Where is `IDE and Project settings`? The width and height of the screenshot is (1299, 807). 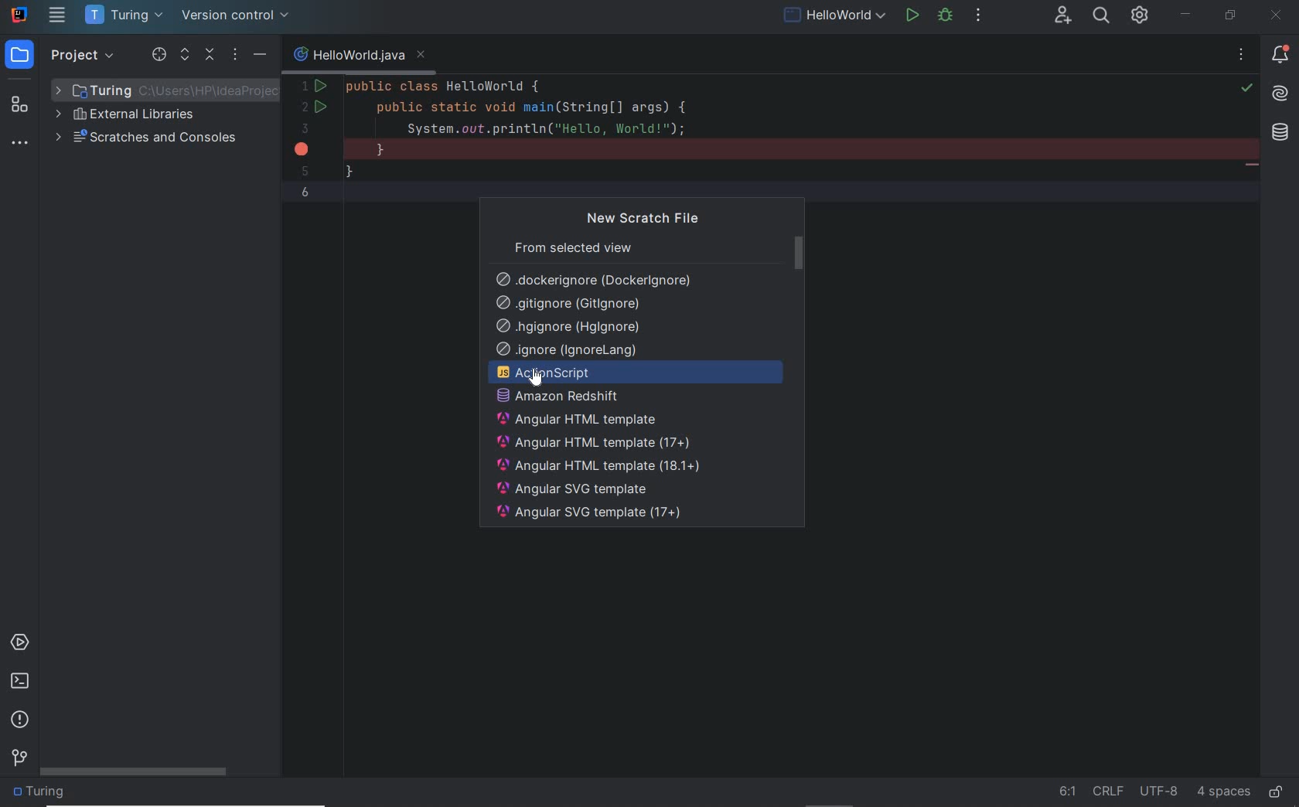 IDE and Project settings is located at coordinates (1140, 17).